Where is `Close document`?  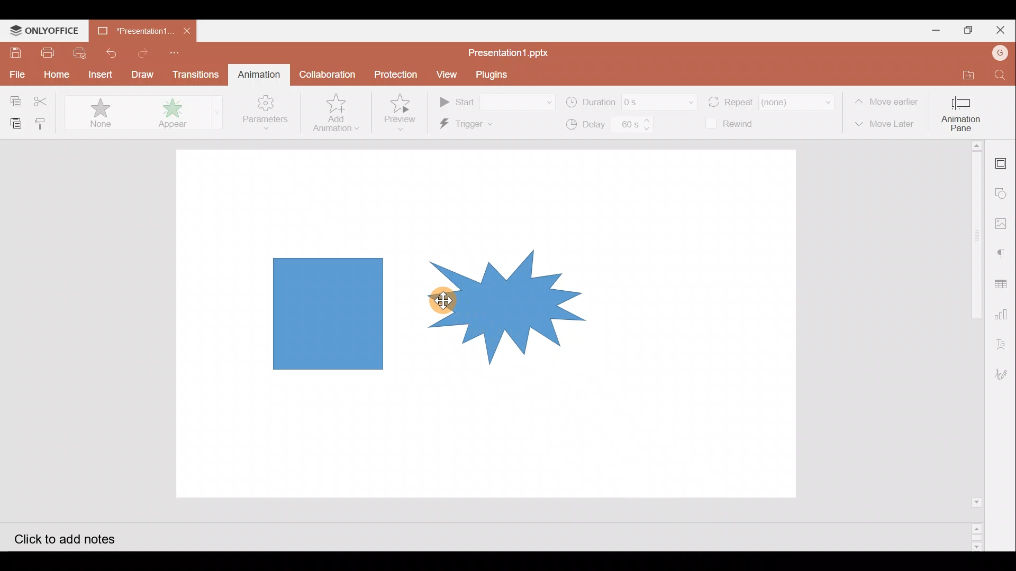 Close document is located at coordinates (190, 30).